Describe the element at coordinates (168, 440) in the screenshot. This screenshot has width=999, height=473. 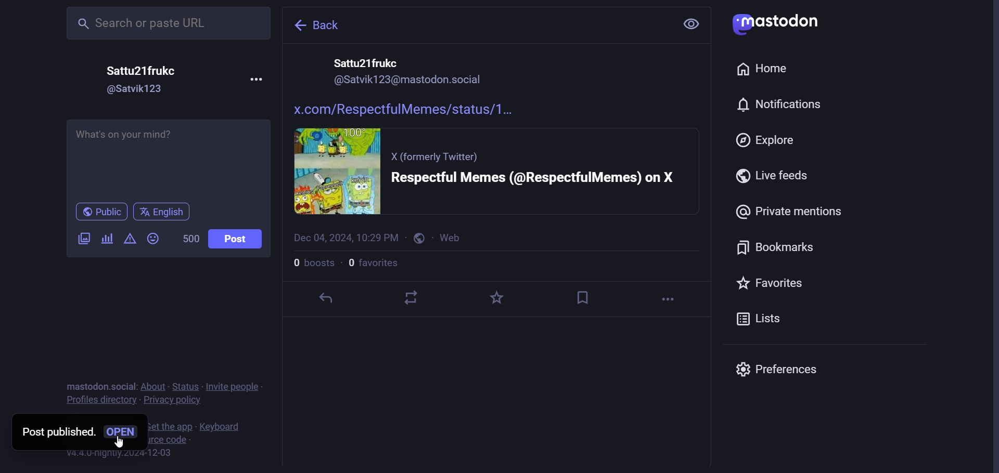
I see `view source code` at that location.